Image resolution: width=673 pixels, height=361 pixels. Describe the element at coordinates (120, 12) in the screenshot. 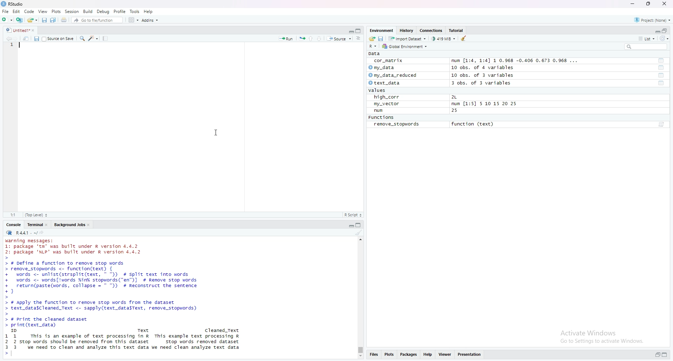

I see `Profile` at that location.